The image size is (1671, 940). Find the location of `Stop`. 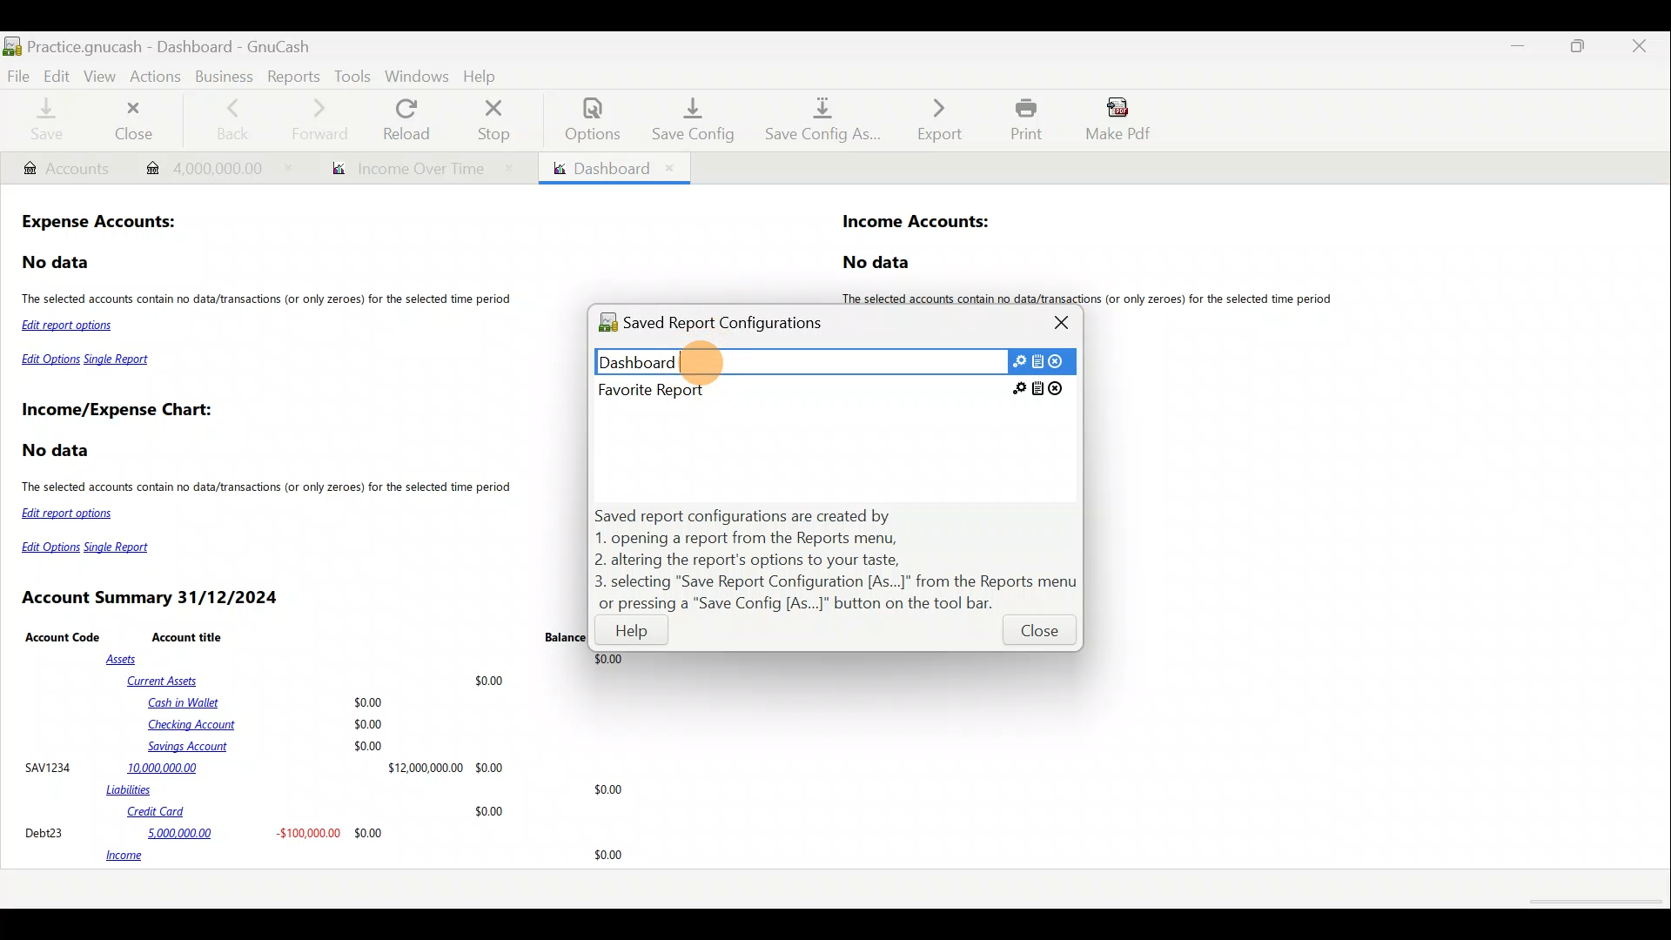

Stop is located at coordinates (499, 119).